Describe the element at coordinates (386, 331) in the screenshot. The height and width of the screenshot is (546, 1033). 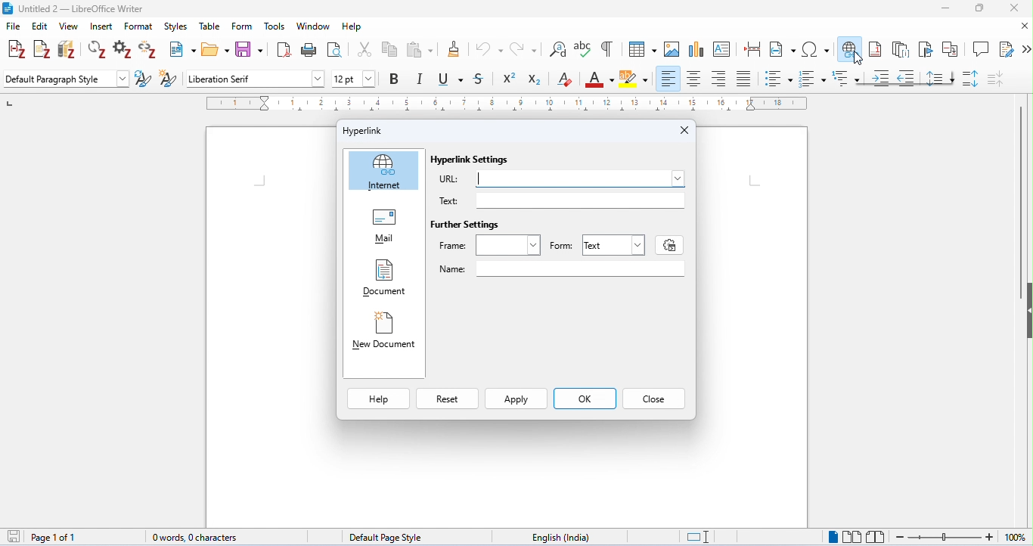
I see `New Document |` at that location.